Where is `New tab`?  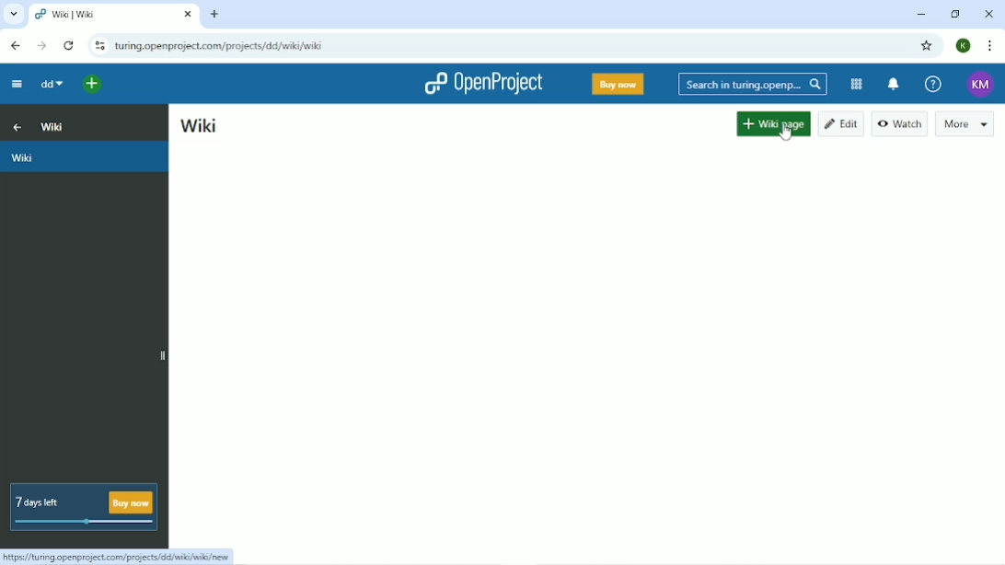 New tab is located at coordinates (214, 15).